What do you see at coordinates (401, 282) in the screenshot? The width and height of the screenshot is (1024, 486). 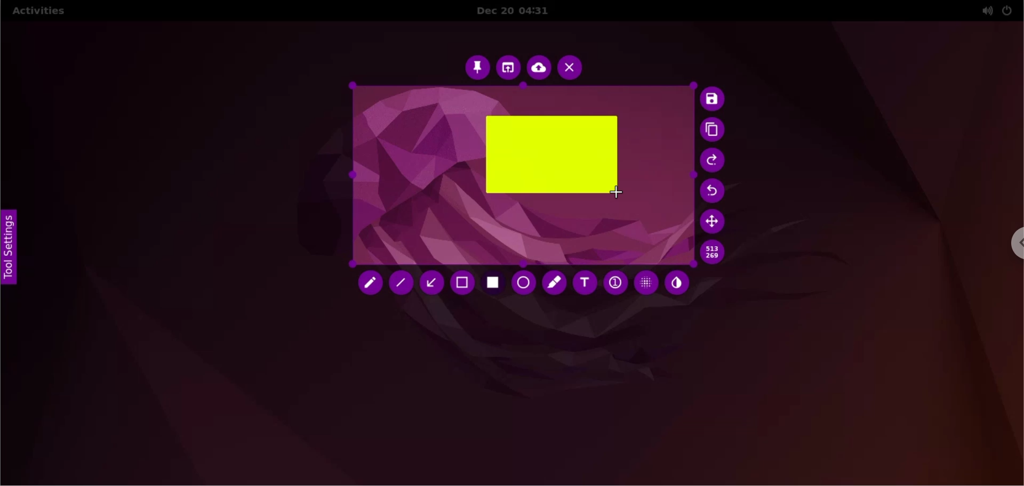 I see `line tool` at bounding box center [401, 282].